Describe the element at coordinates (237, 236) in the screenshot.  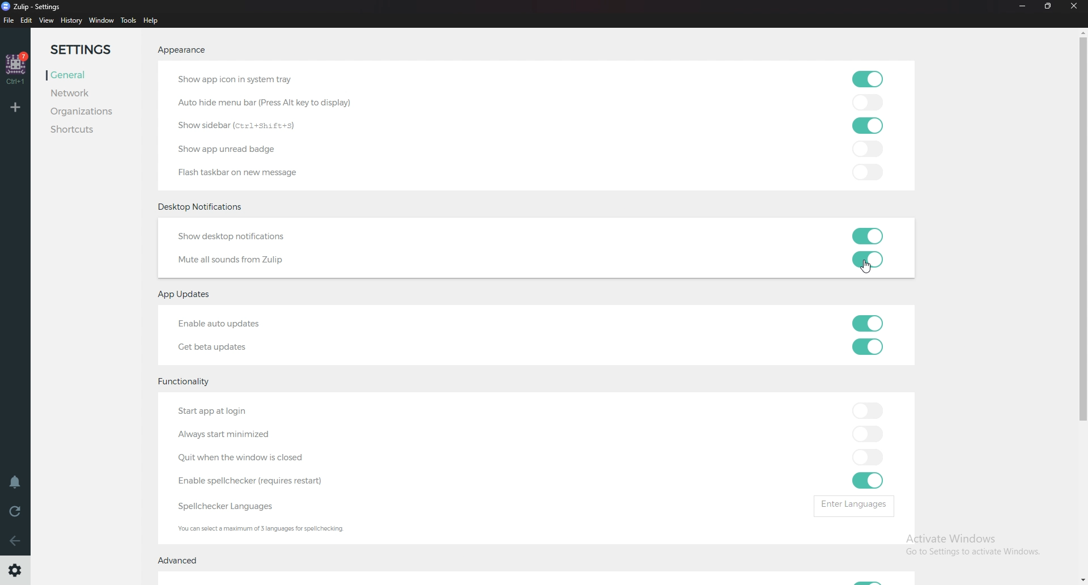
I see `Show desktop notifications` at that location.